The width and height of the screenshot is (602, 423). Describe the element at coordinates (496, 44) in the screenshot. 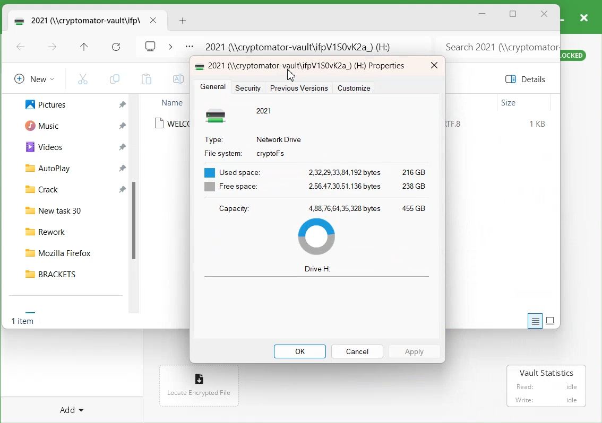

I see `Search bar` at that location.